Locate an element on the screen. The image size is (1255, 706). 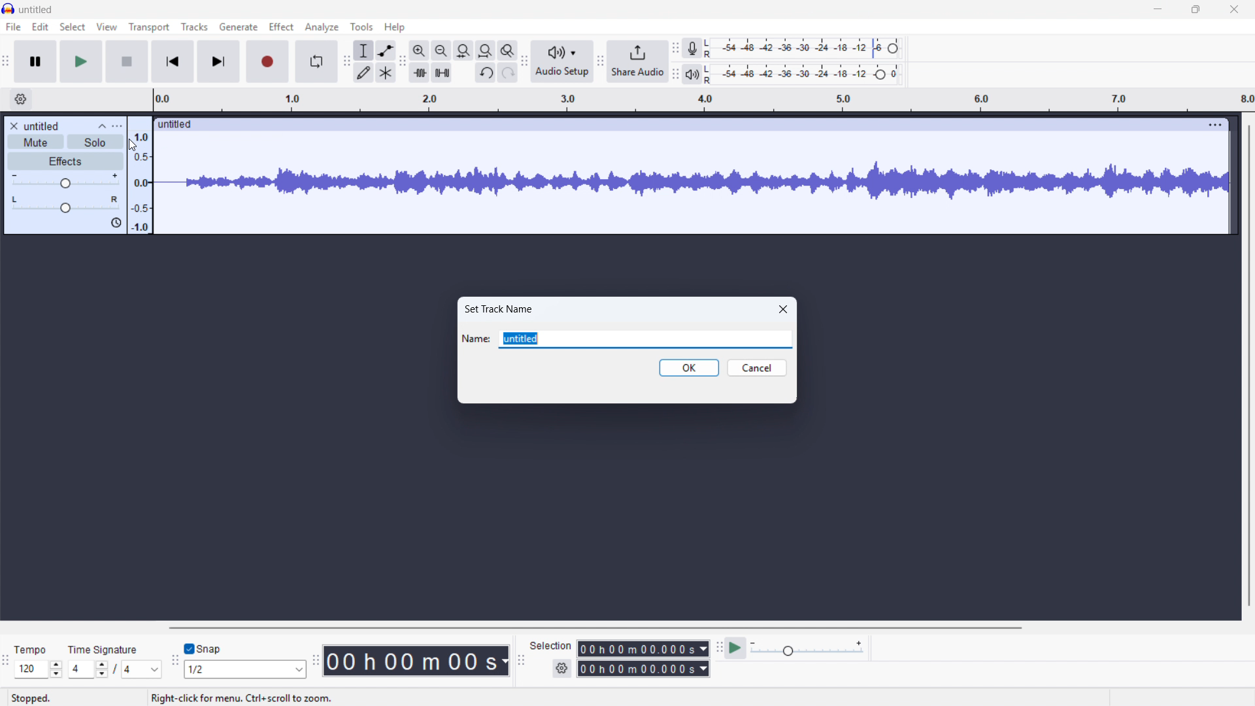
select  is located at coordinates (73, 27).